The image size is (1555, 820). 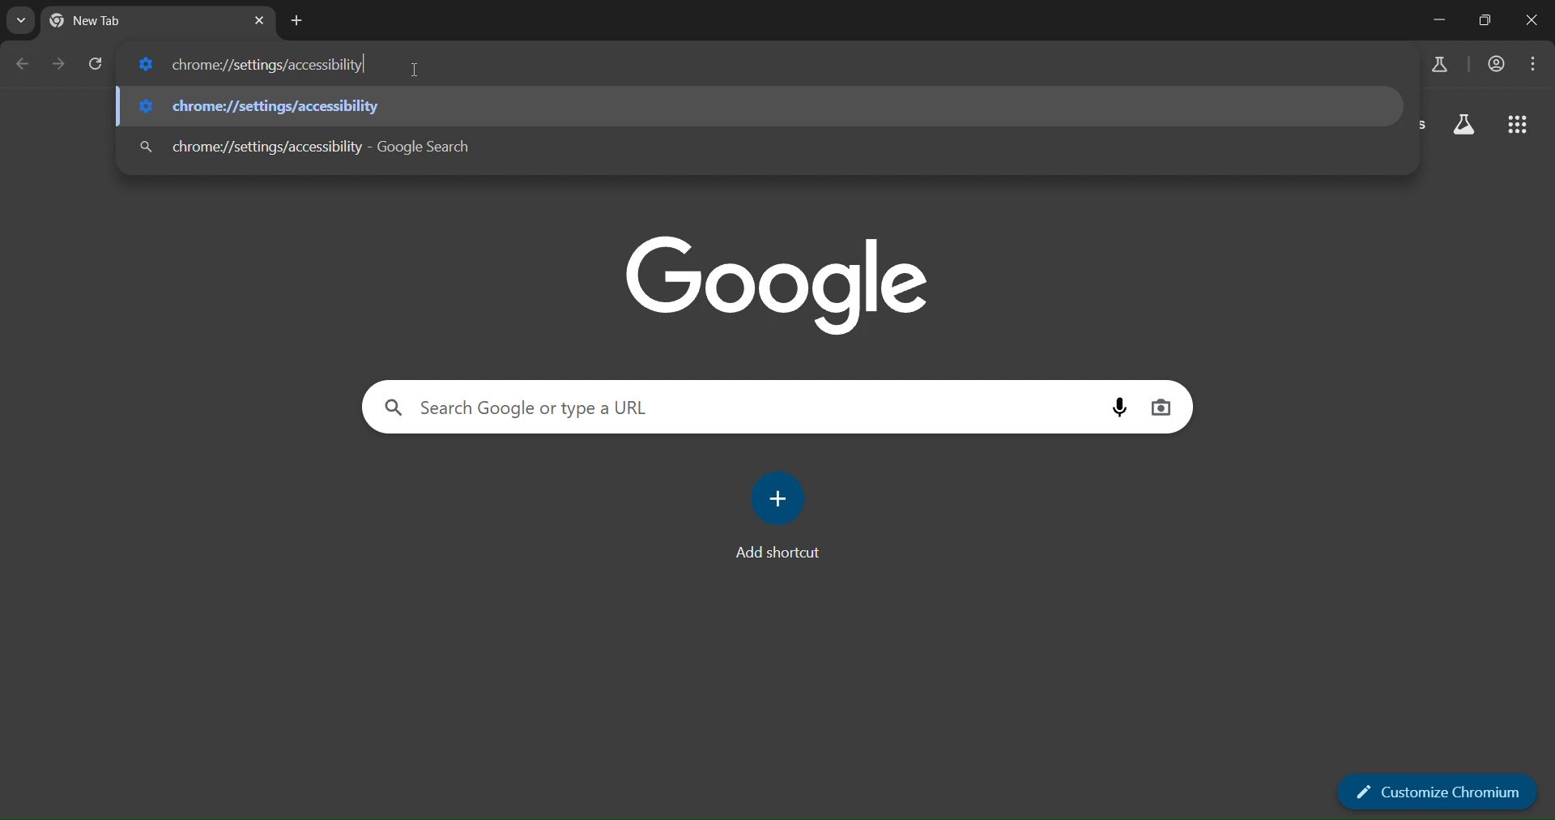 I want to click on Add shortcut, so click(x=774, y=555).